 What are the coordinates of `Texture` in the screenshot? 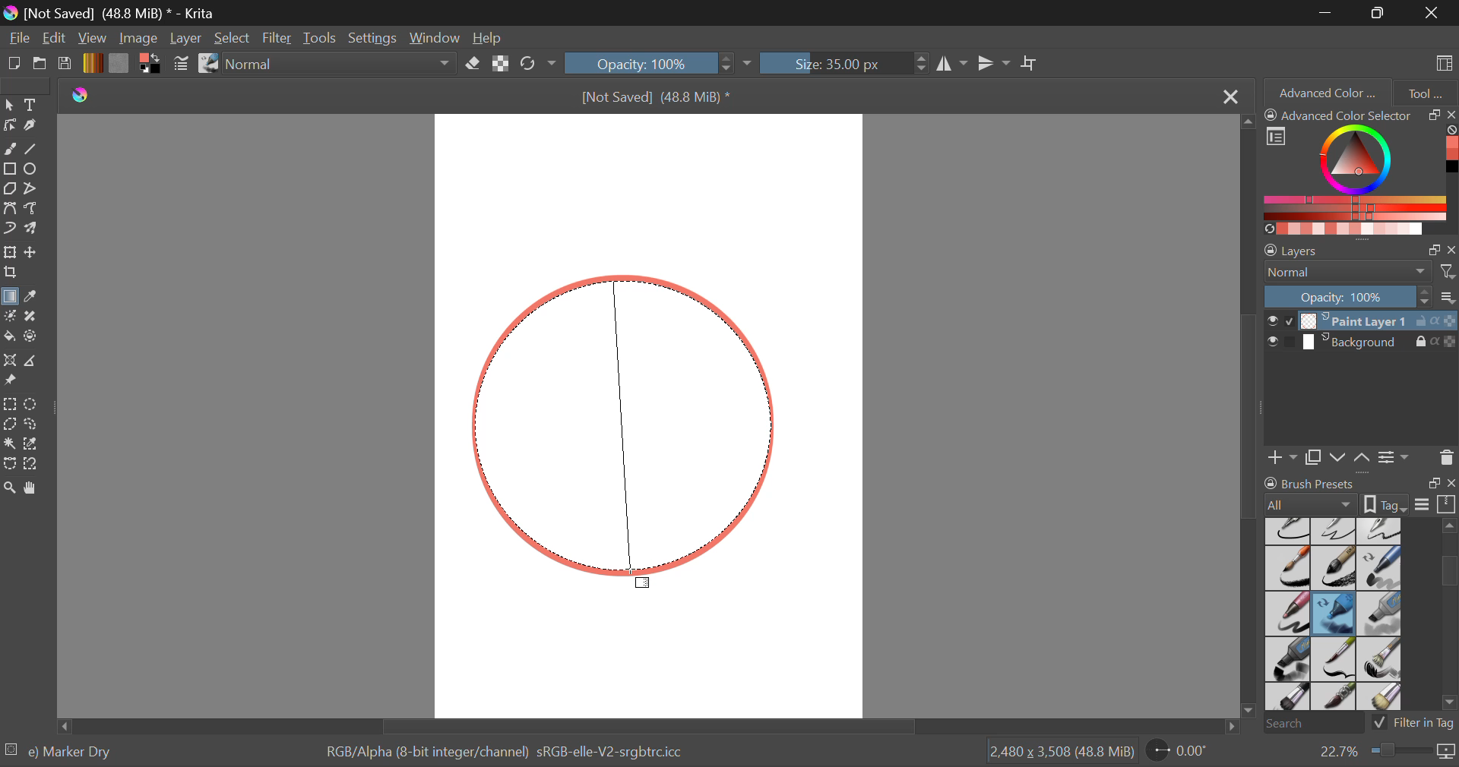 It's located at (119, 62).